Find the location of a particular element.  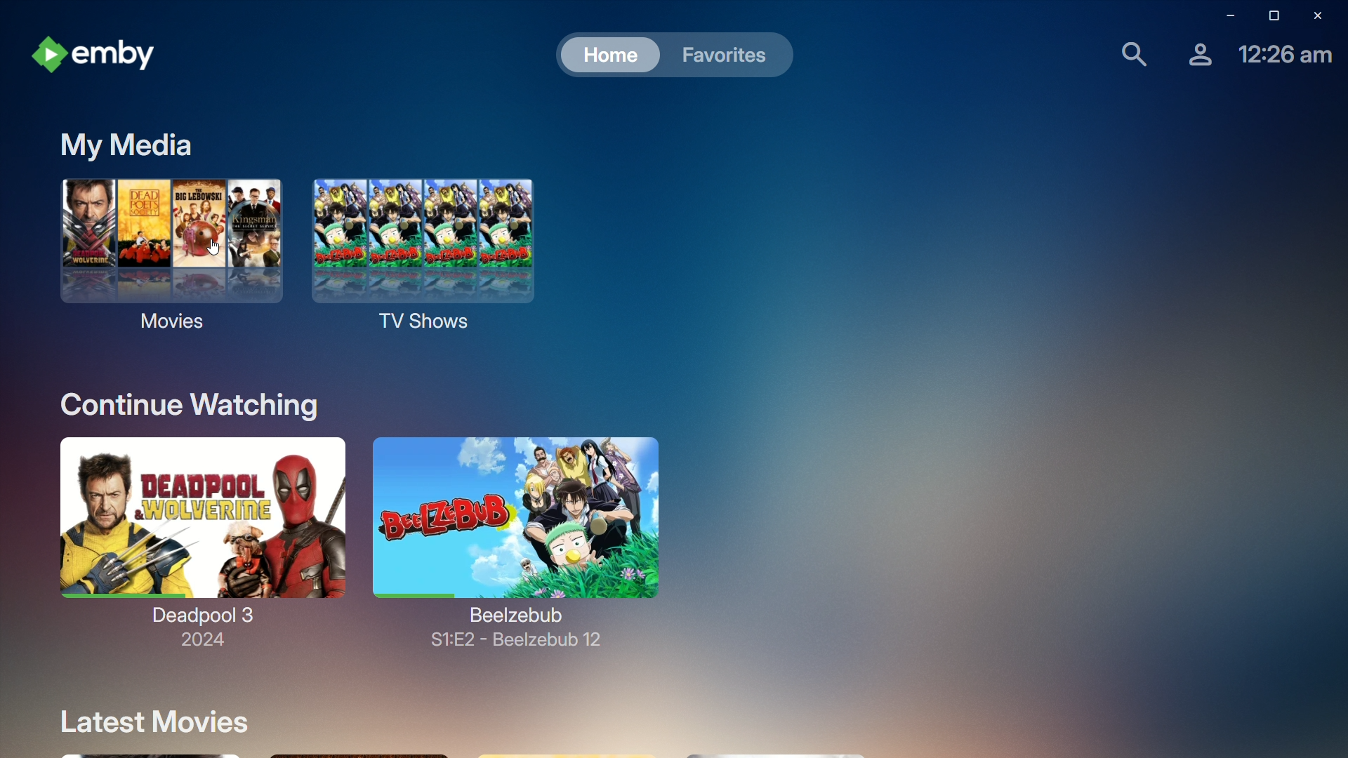

Continue Watching is located at coordinates (185, 403).